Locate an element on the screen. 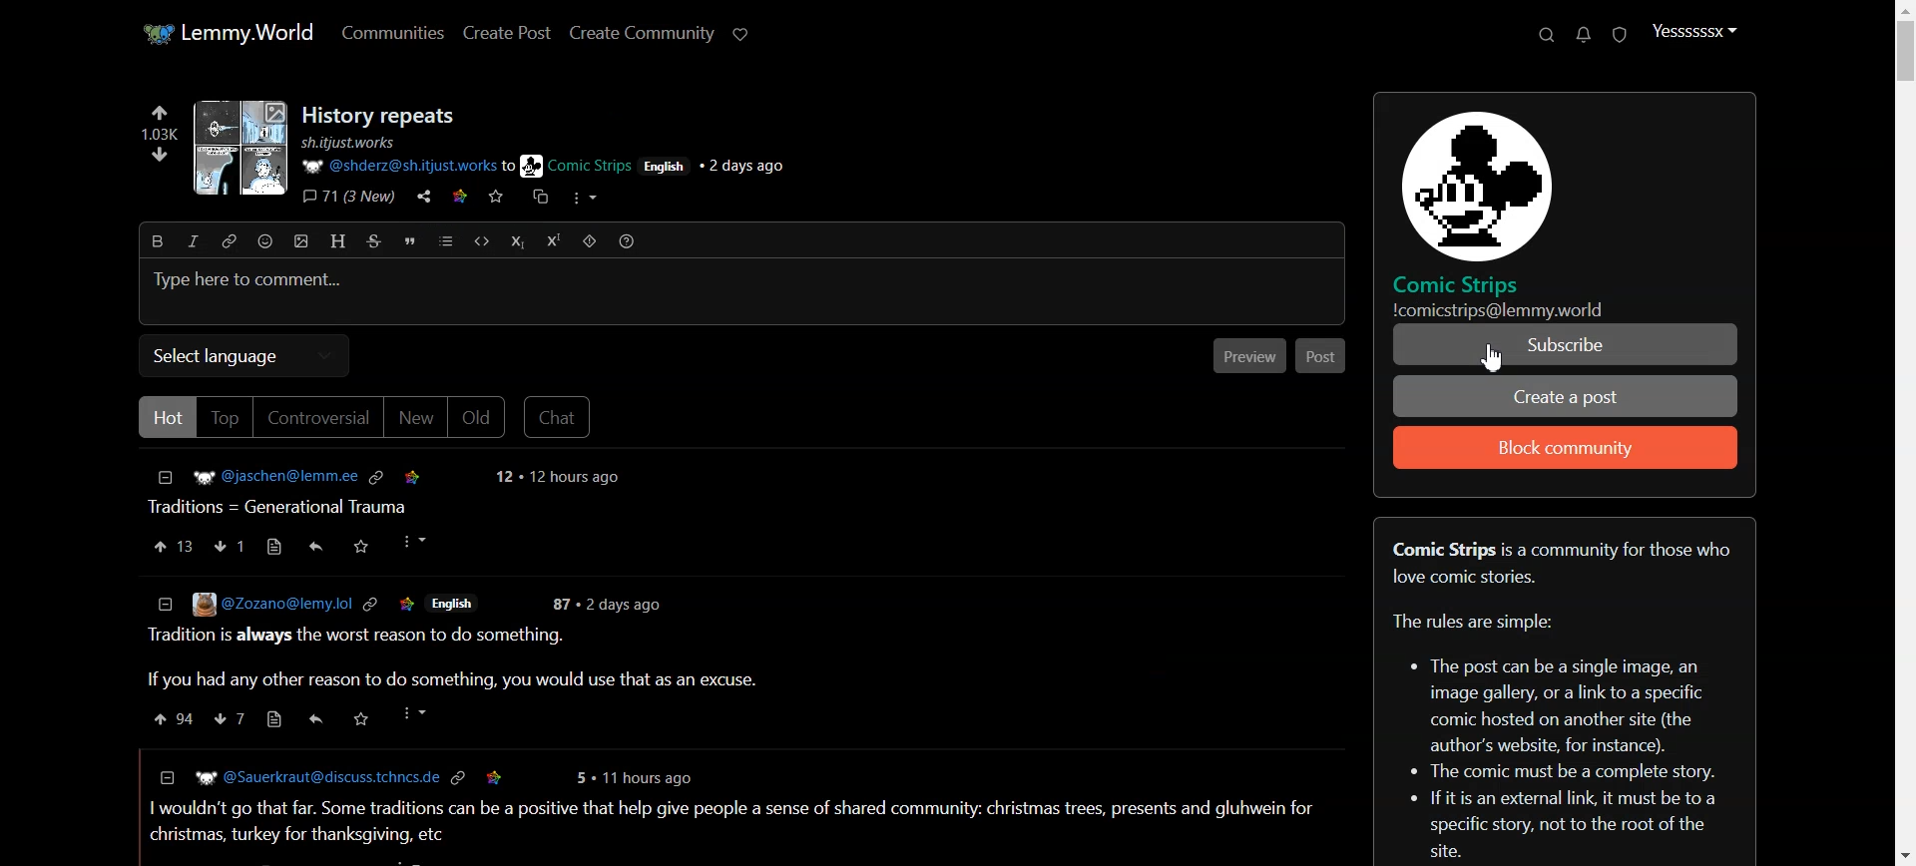 This screenshot has height=866, width=1916. Search is located at coordinates (1546, 35).